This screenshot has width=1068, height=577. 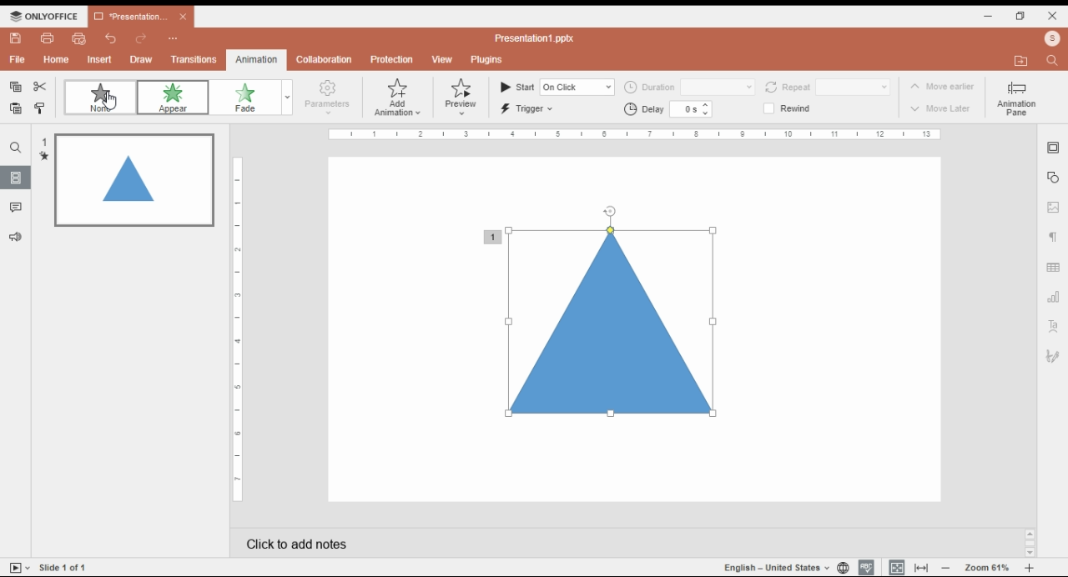 I want to click on move later, so click(x=941, y=108).